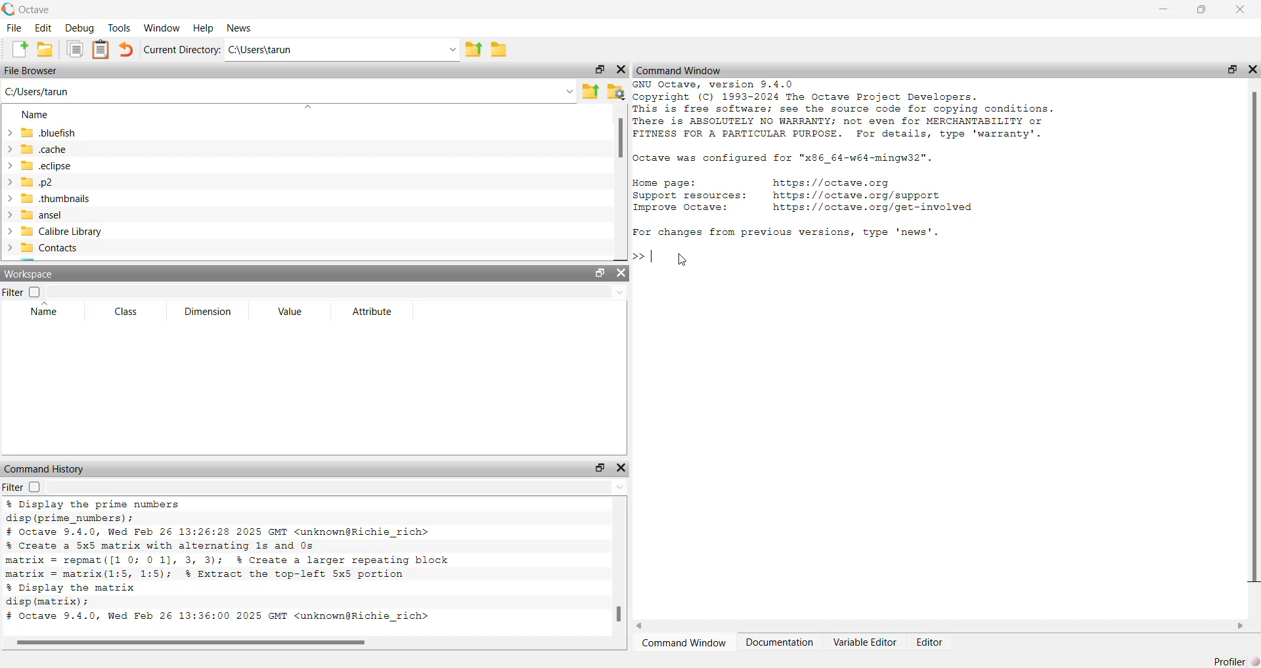  What do you see at coordinates (598, 273) in the screenshot?
I see `unlock widget` at bounding box center [598, 273].